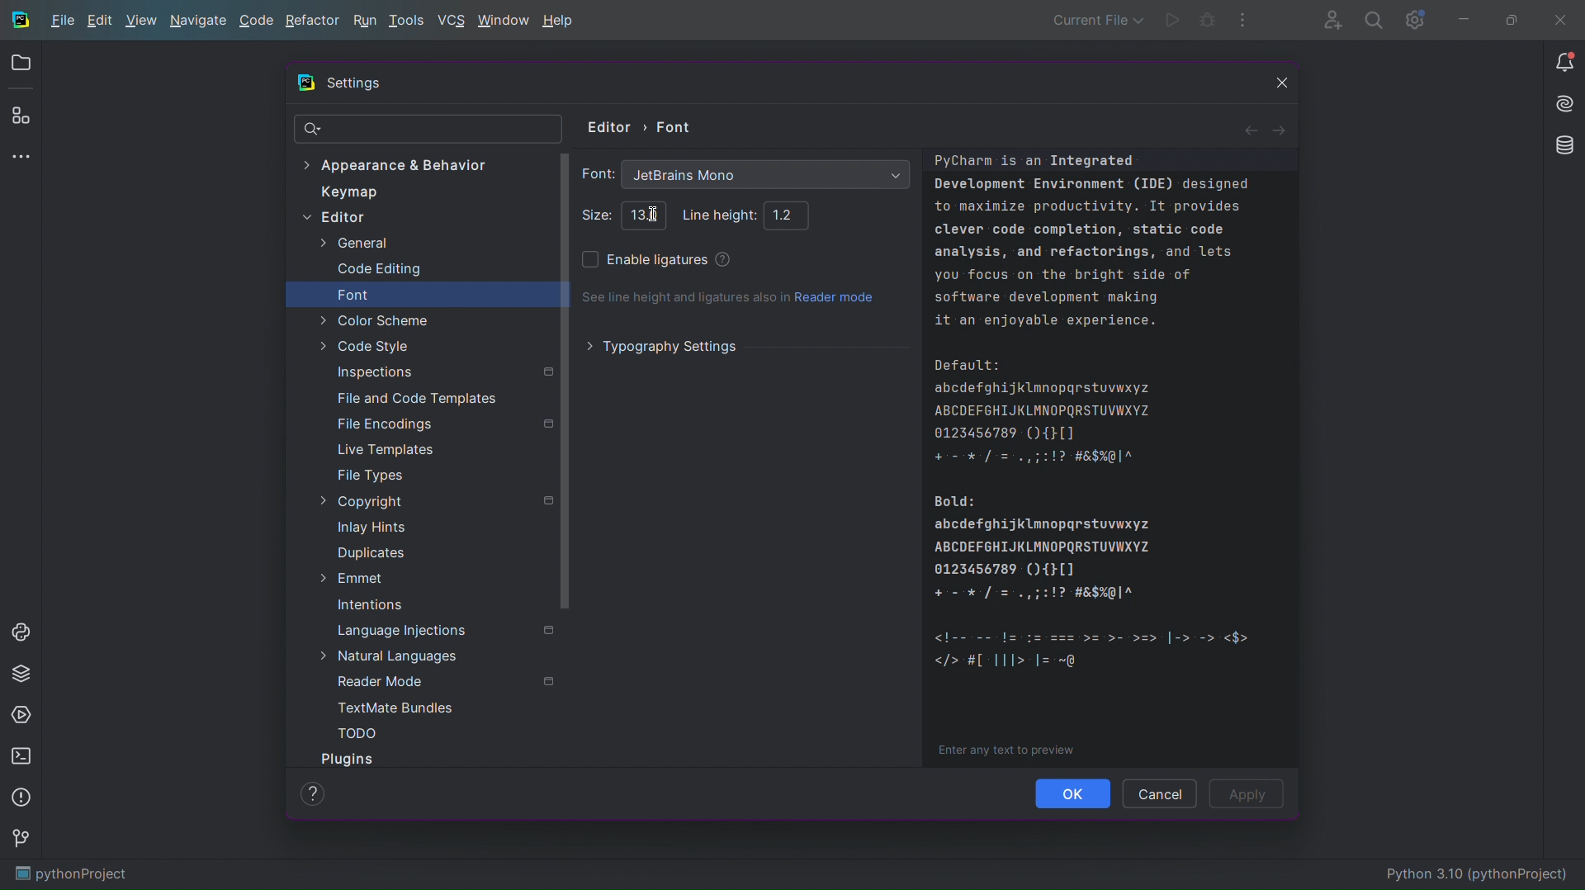 The height and width of the screenshot is (890, 1585). What do you see at coordinates (71, 875) in the screenshot?
I see `pythonProject` at bounding box center [71, 875].